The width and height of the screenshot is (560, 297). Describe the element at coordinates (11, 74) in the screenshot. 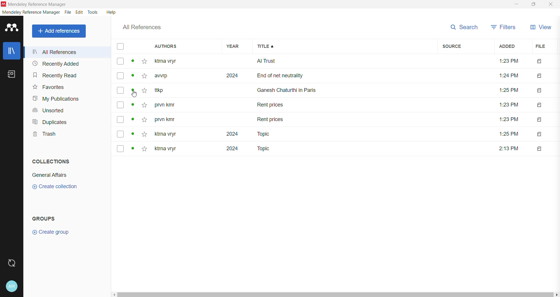

I see `Notes` at that location.